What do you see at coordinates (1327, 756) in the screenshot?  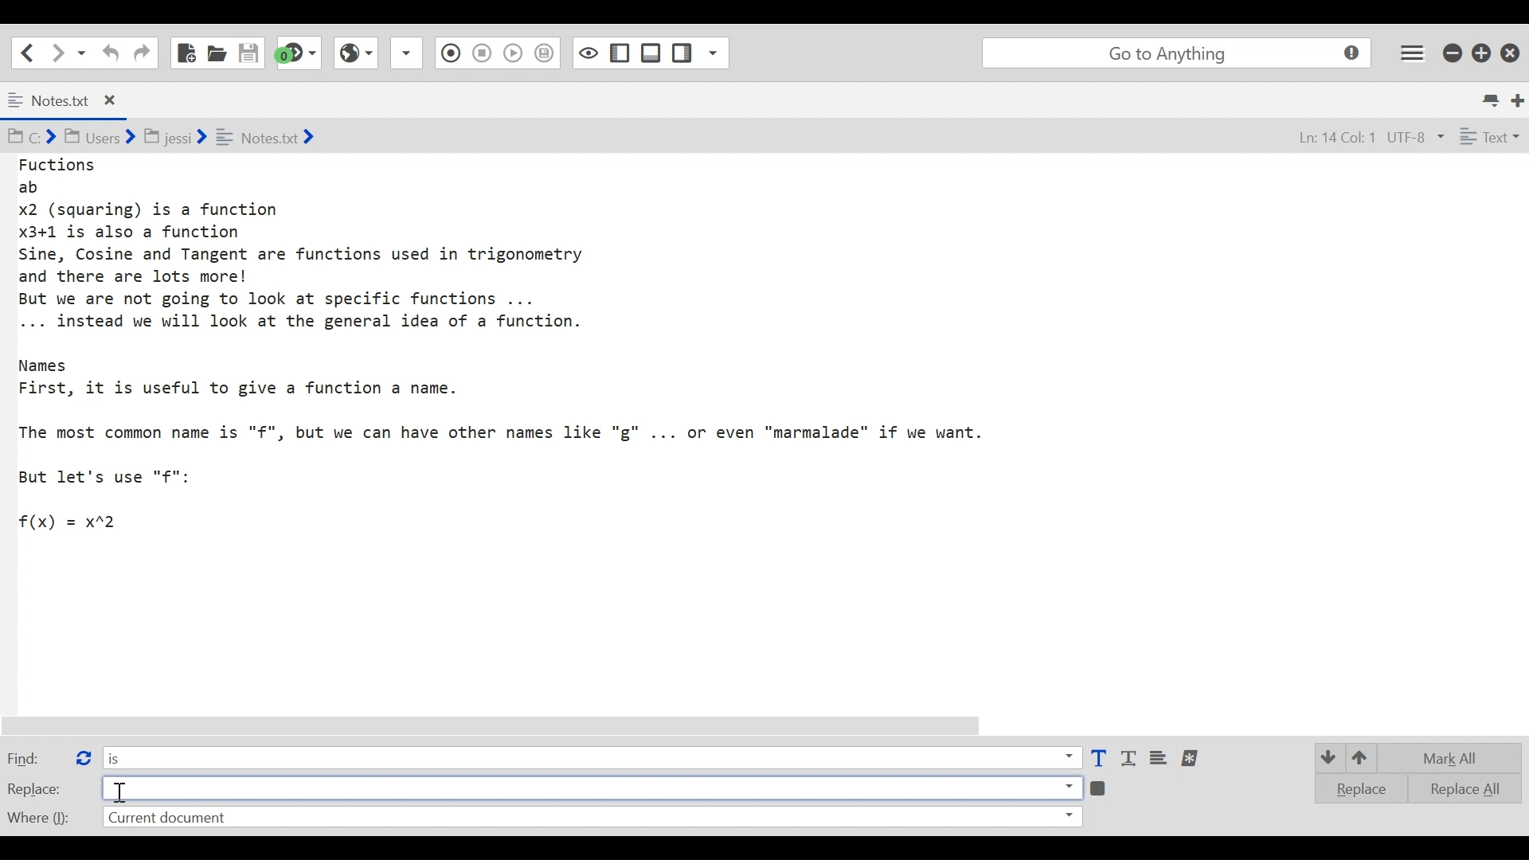 I see `Arrow down` at bounding box center [1327, 756].